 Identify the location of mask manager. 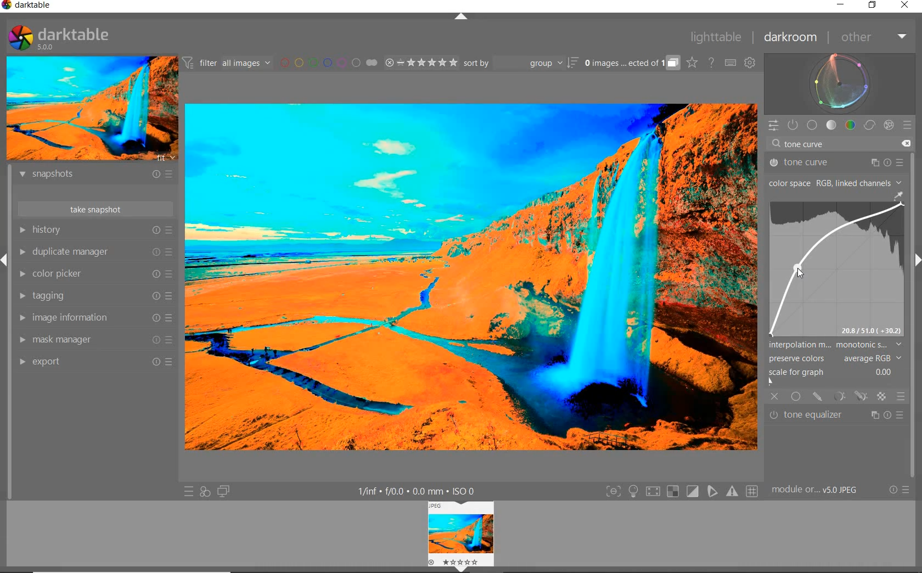
(96, 340).